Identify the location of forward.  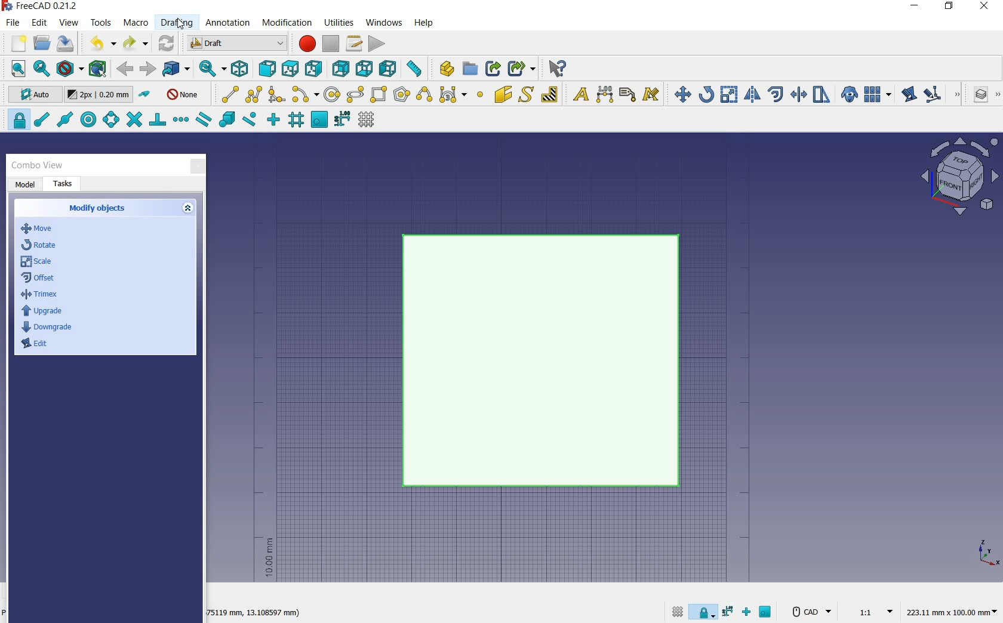
(147, 69).